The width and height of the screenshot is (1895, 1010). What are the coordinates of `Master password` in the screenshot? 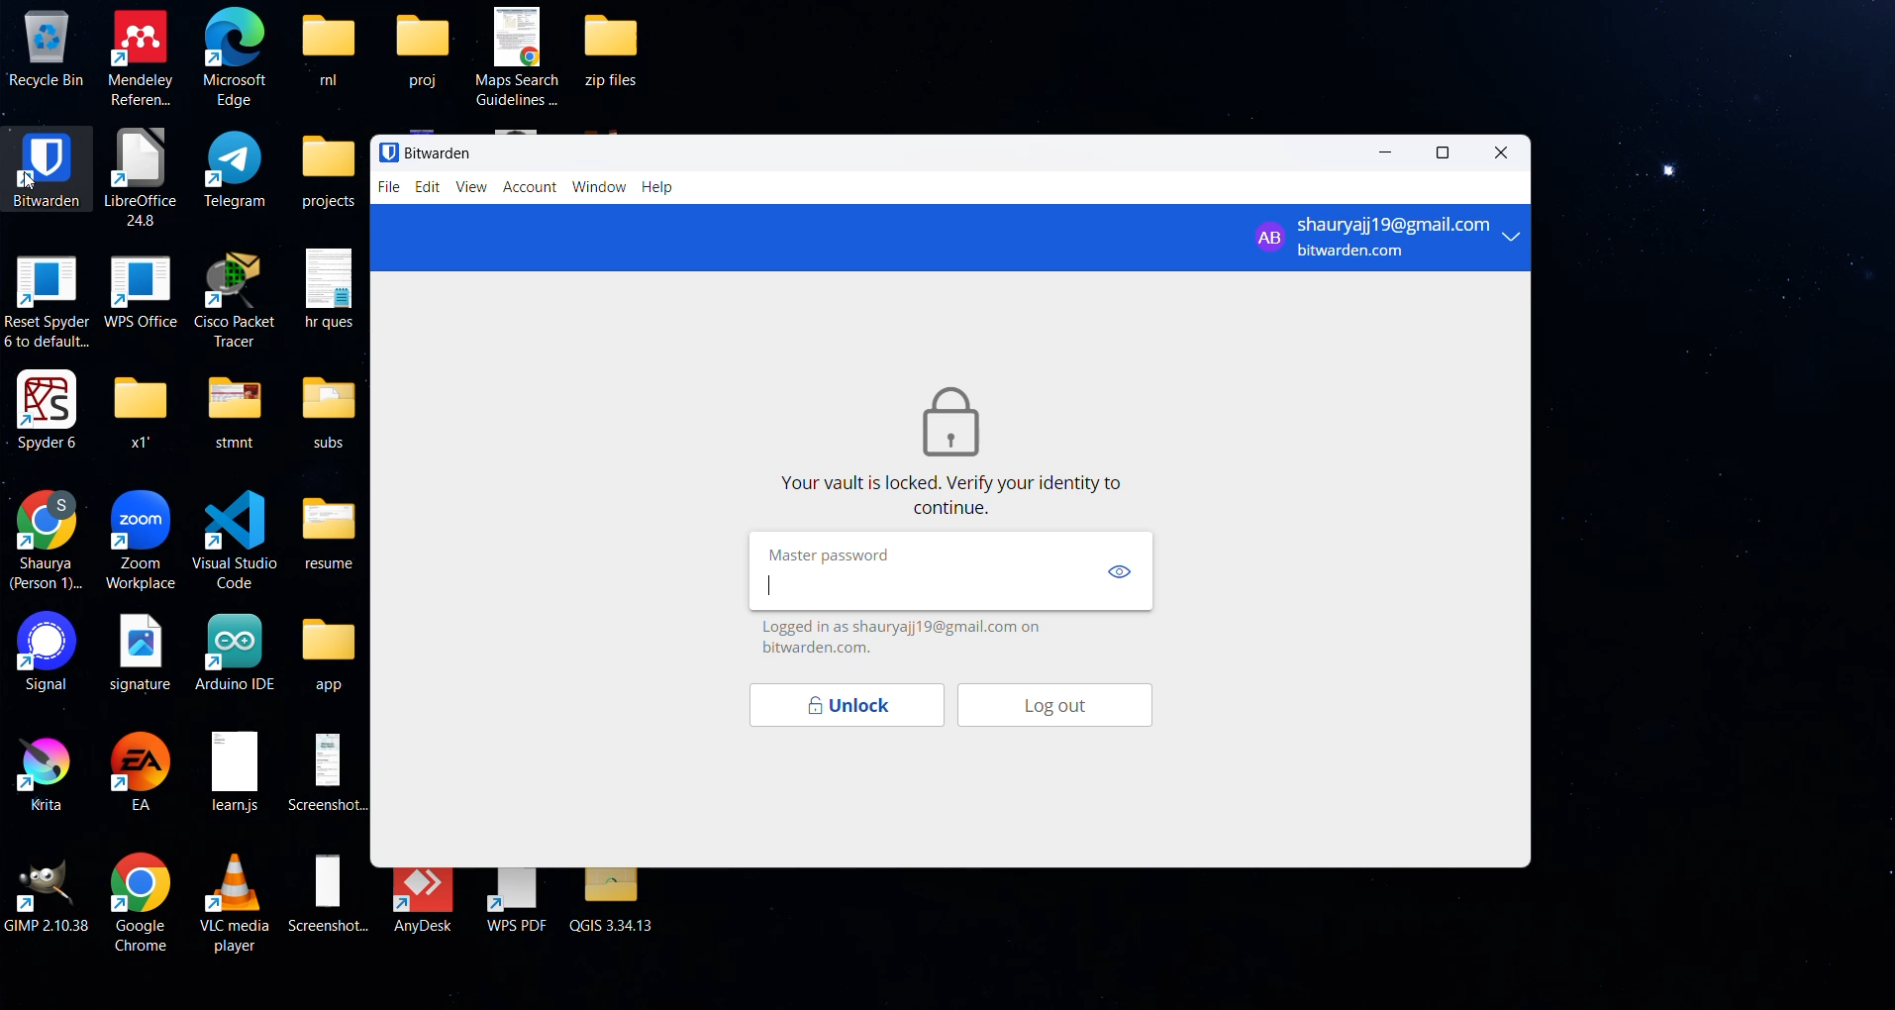 It's located at (836, 555).